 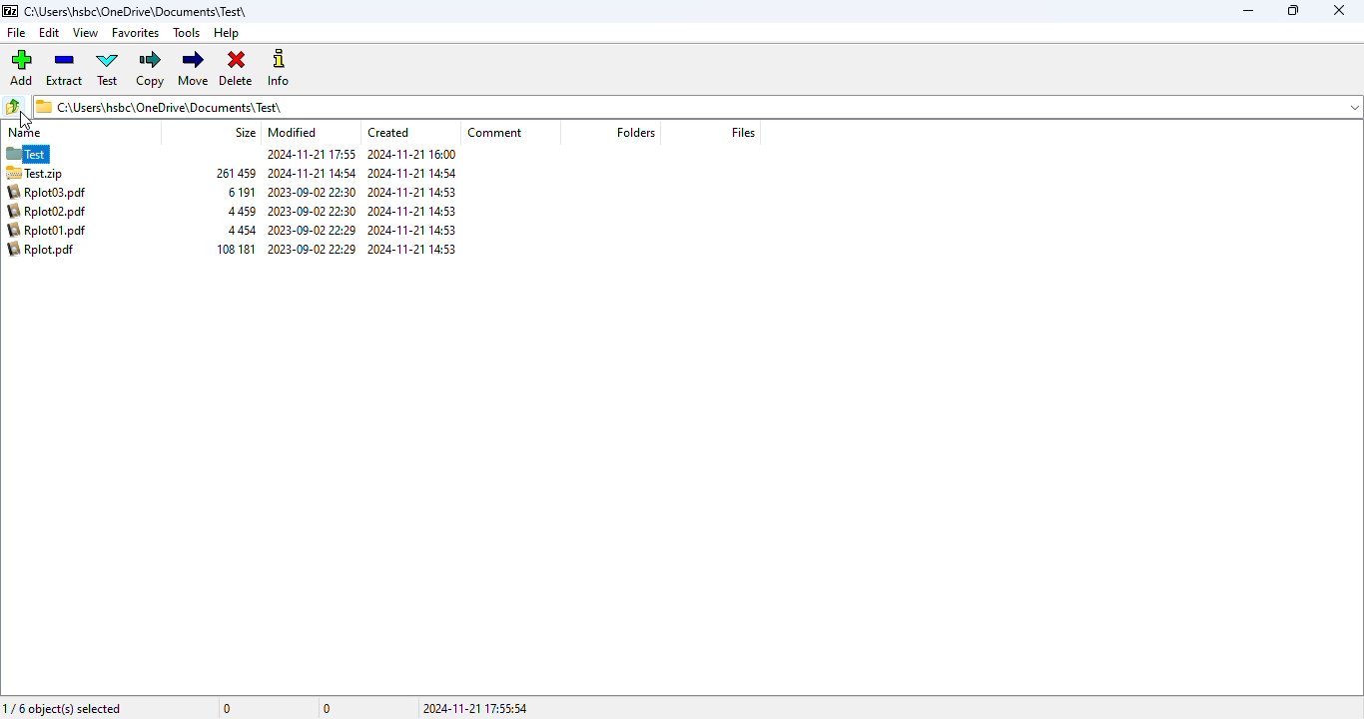 What do you see at coordinates (135, 33) in the screenshot?
I see `favorites` at bounding box center [135, 33].